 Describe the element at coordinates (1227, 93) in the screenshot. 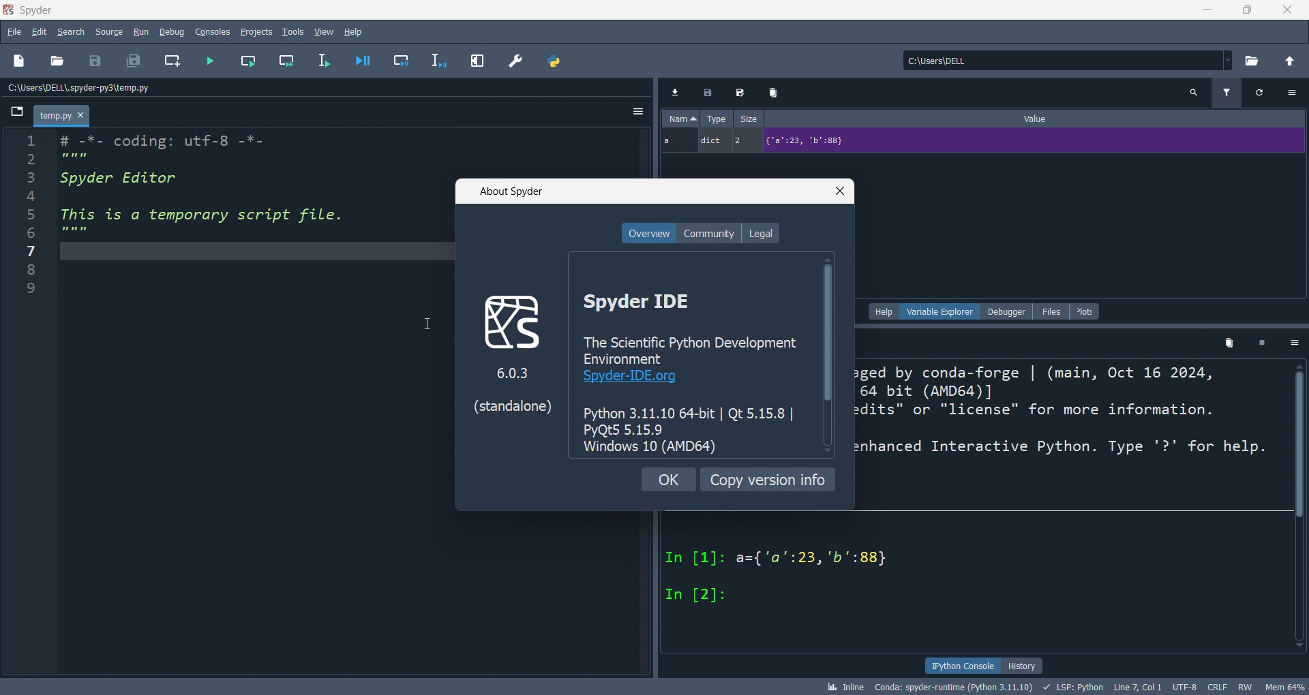

I see `Filter` at that location.